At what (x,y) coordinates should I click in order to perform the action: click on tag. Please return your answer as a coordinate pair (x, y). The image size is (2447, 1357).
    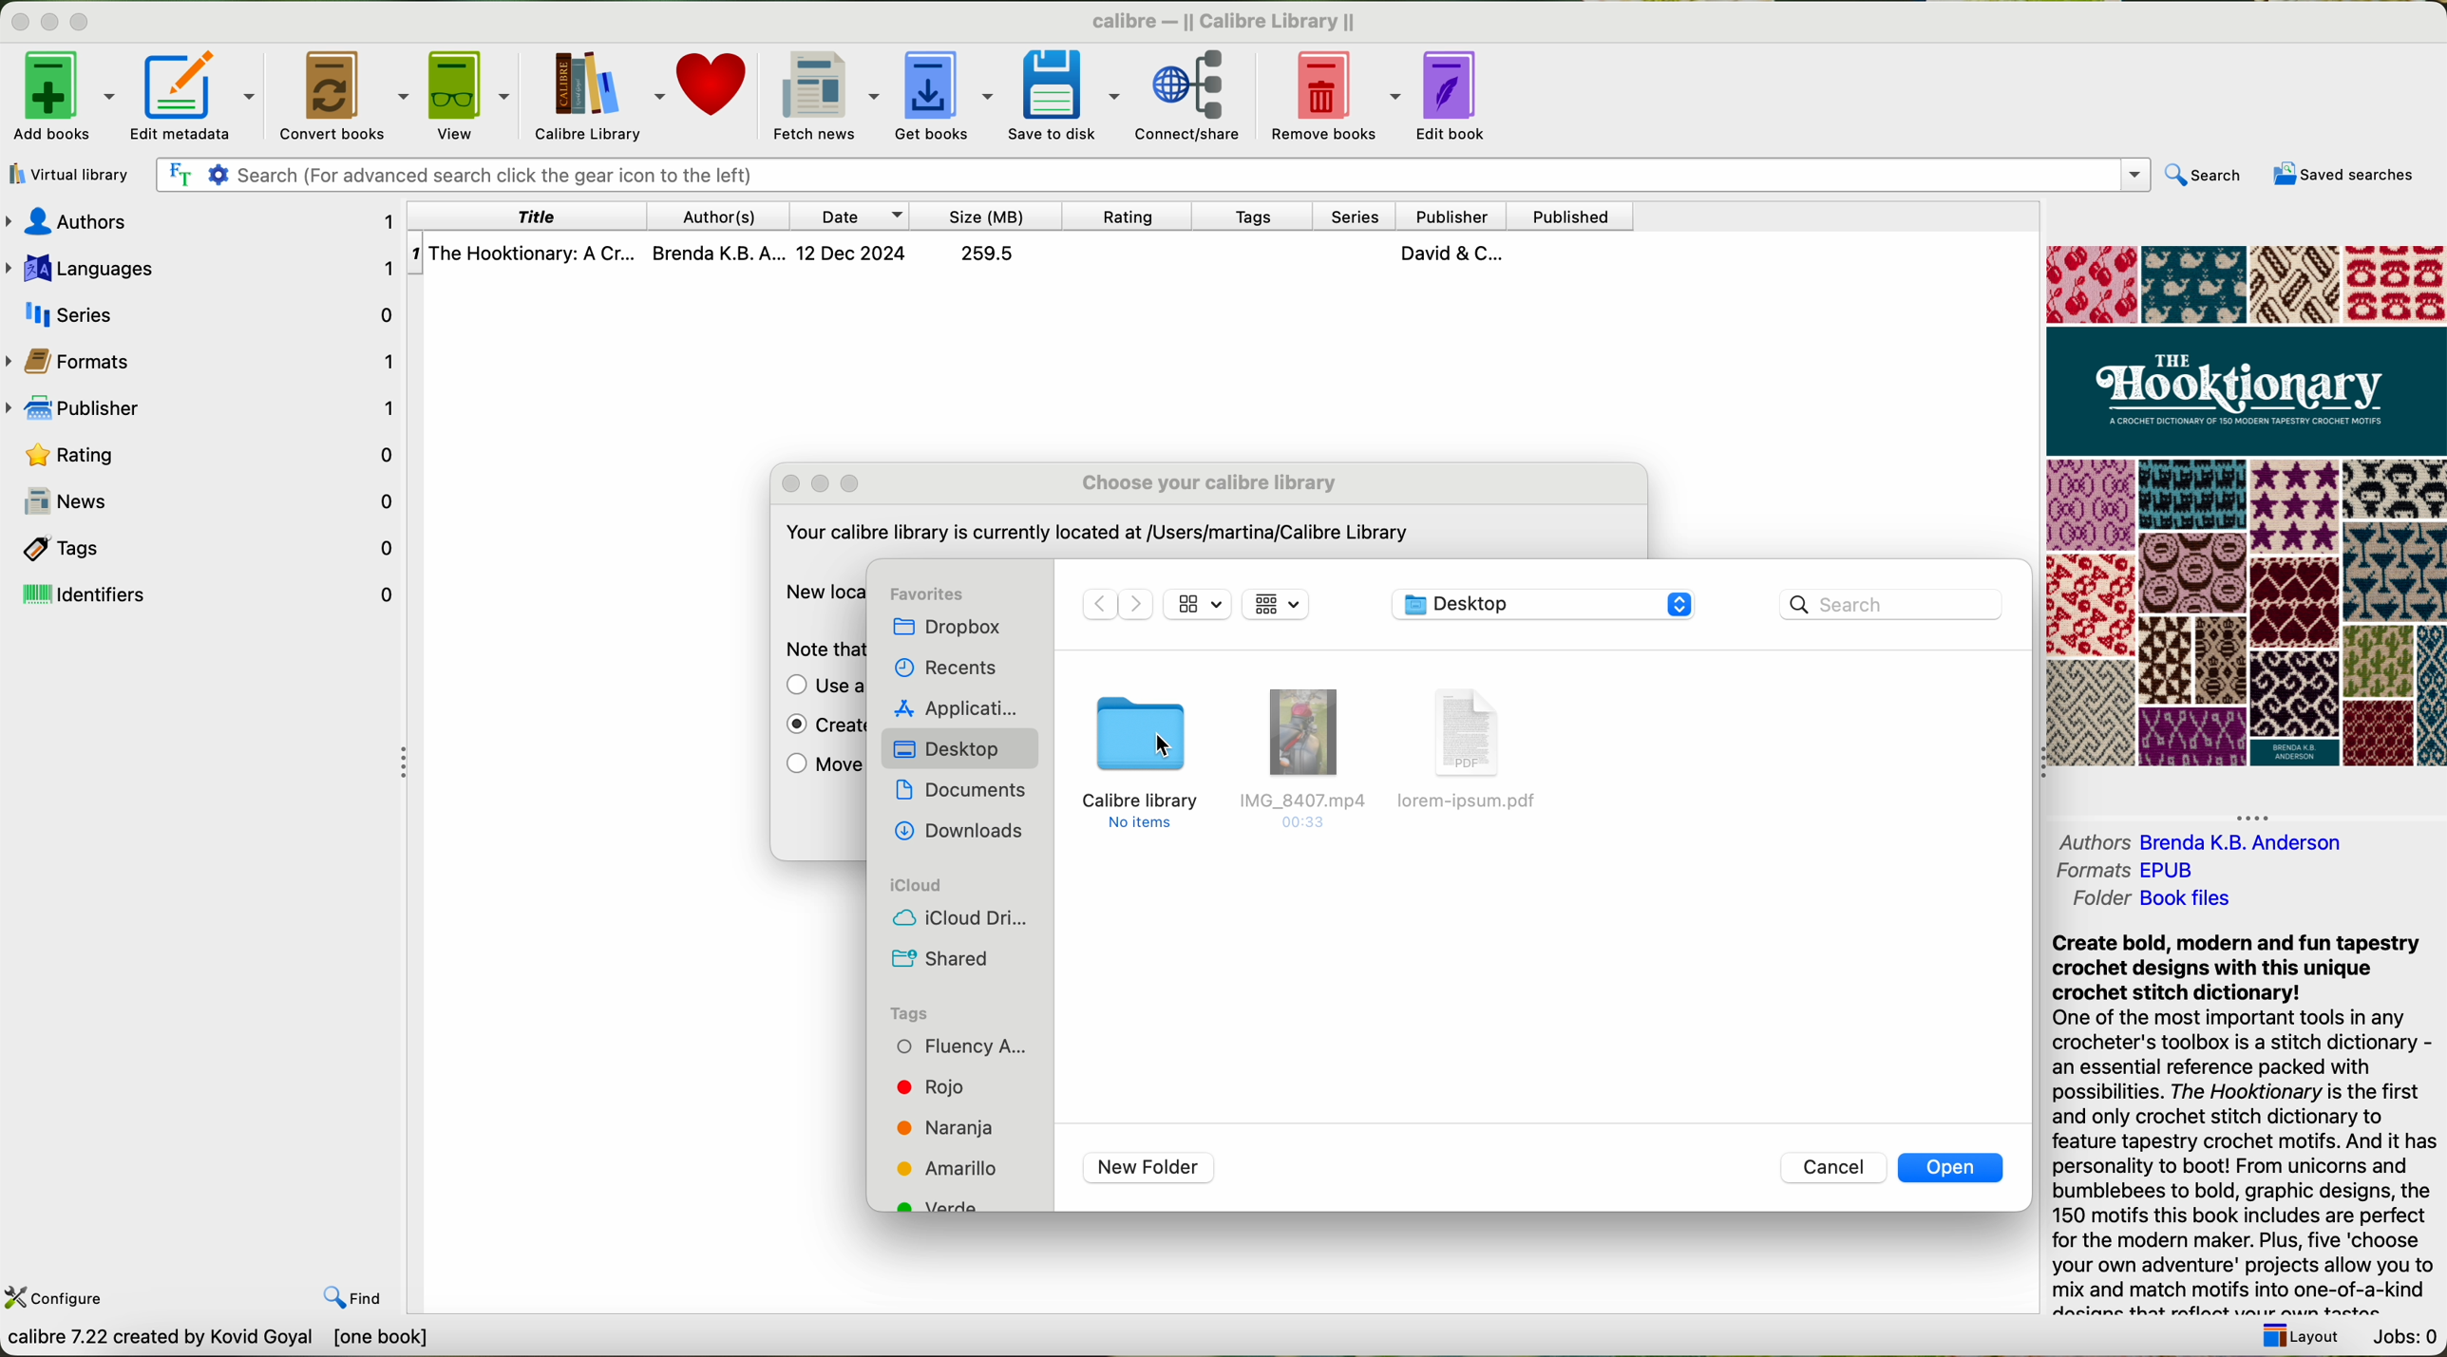
    Looking at the image, I should click on (933, 1089).